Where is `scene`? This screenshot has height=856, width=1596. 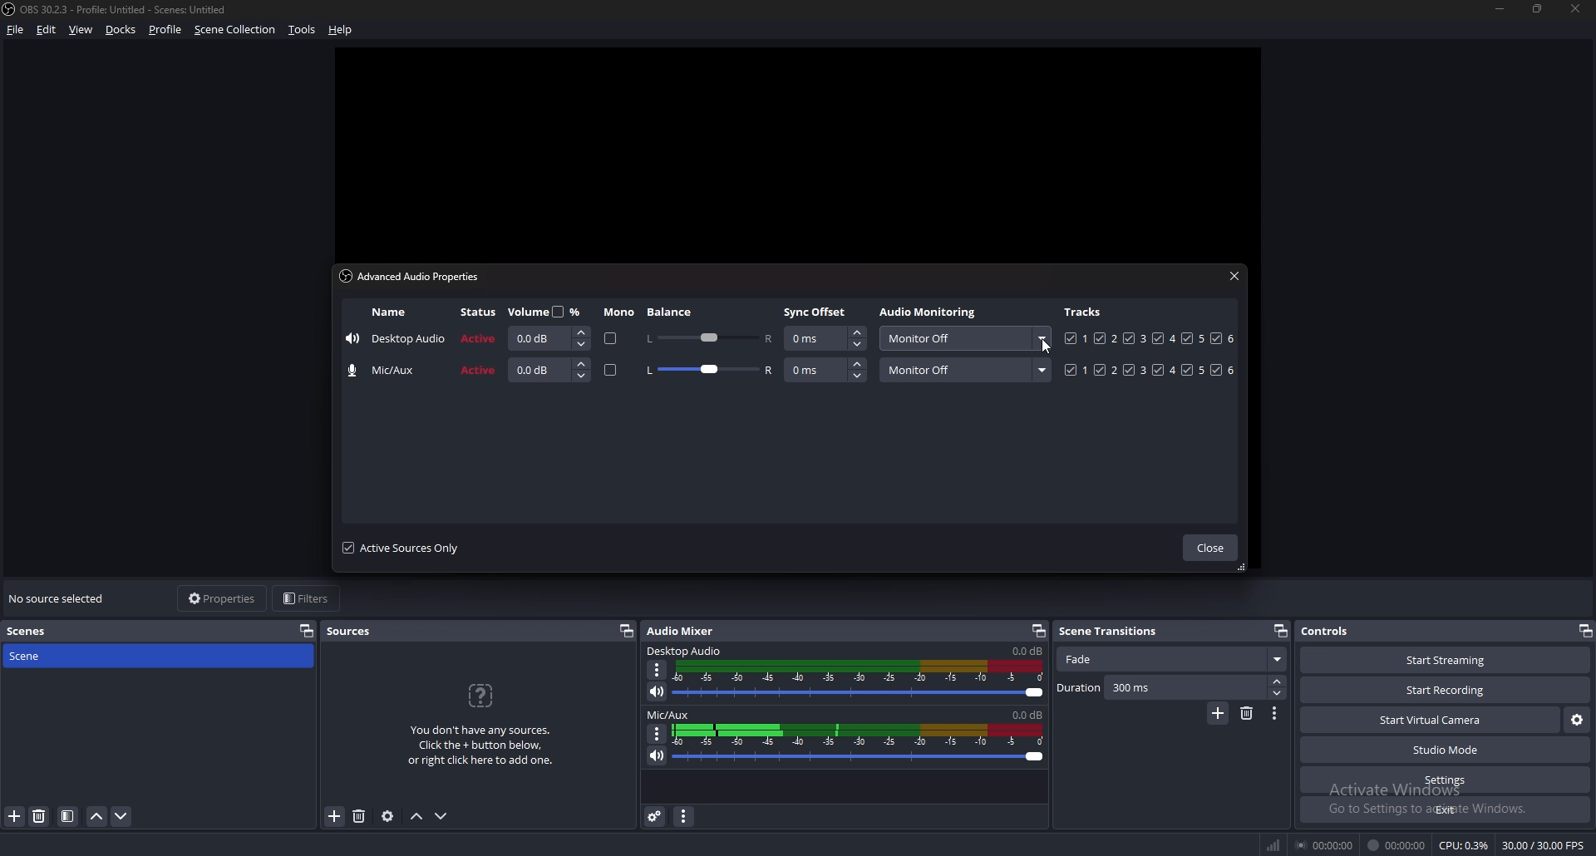 scene is located at coordinates (39, 657).